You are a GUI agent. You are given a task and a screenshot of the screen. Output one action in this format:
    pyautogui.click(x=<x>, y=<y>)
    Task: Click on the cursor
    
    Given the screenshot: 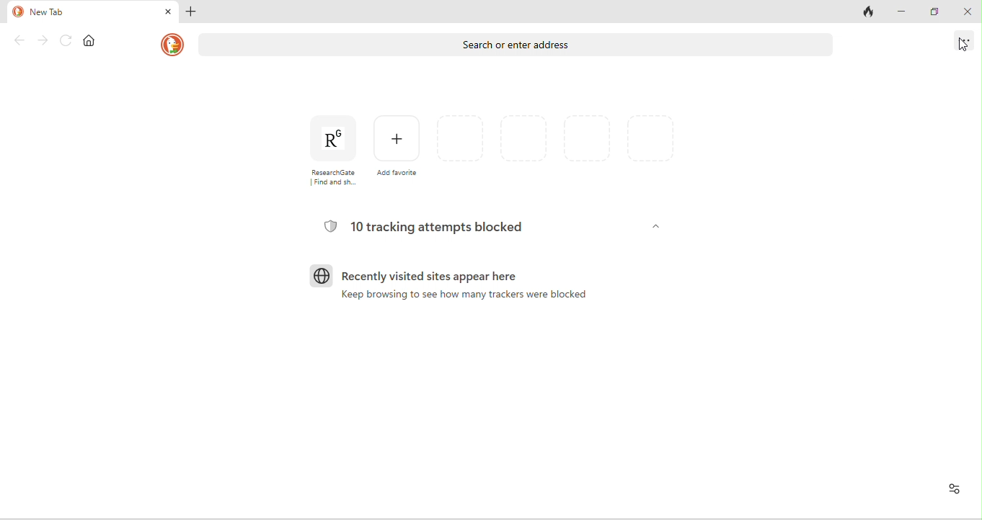 What is the action you would take?
    pyautogui.click(x=963, y=47)
    